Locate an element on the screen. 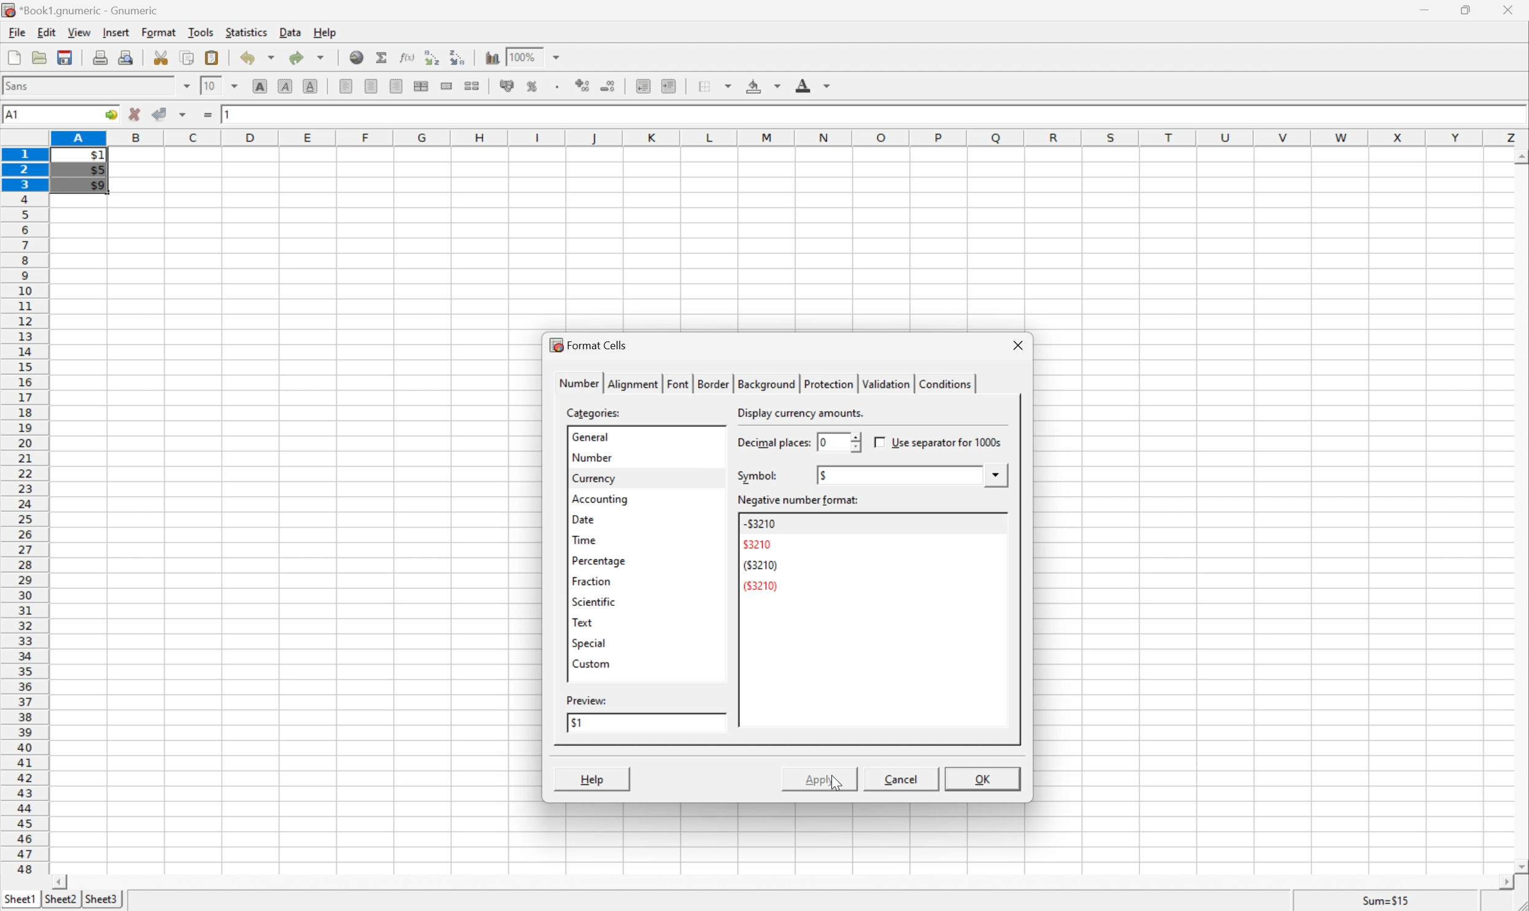  text is located at coordinates (582, 622).